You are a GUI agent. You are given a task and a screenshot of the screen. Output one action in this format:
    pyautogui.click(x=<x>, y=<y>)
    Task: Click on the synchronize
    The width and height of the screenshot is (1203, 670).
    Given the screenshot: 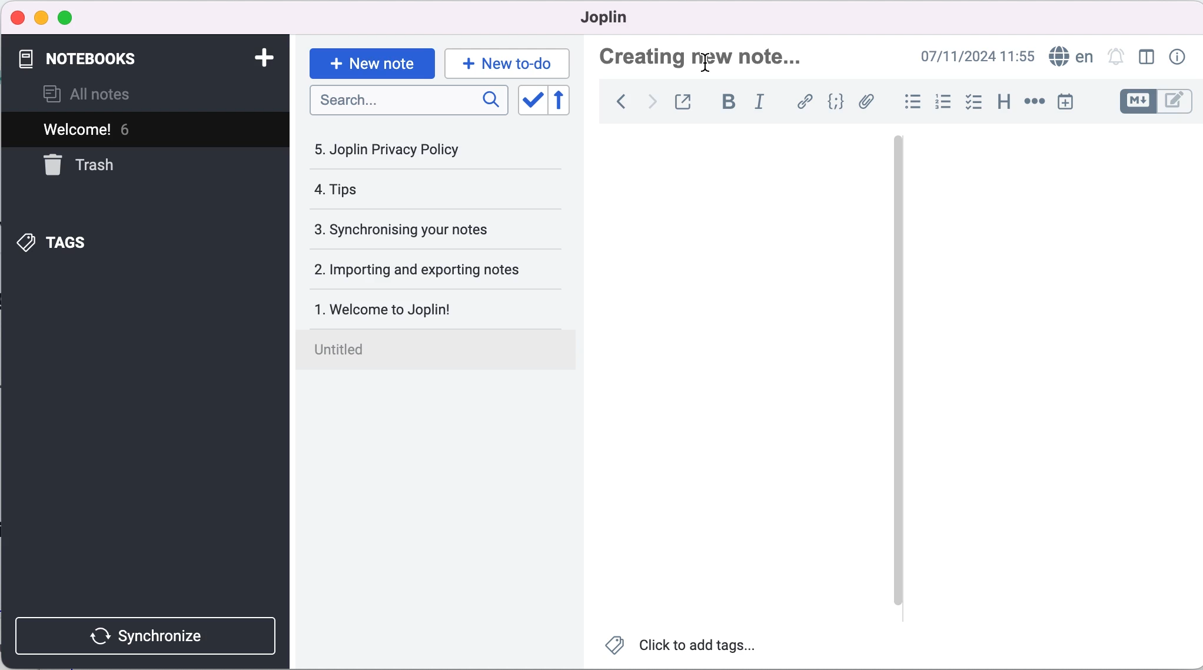 What is the action you would take?
    pyautogui.click(x=148, y=633)
    